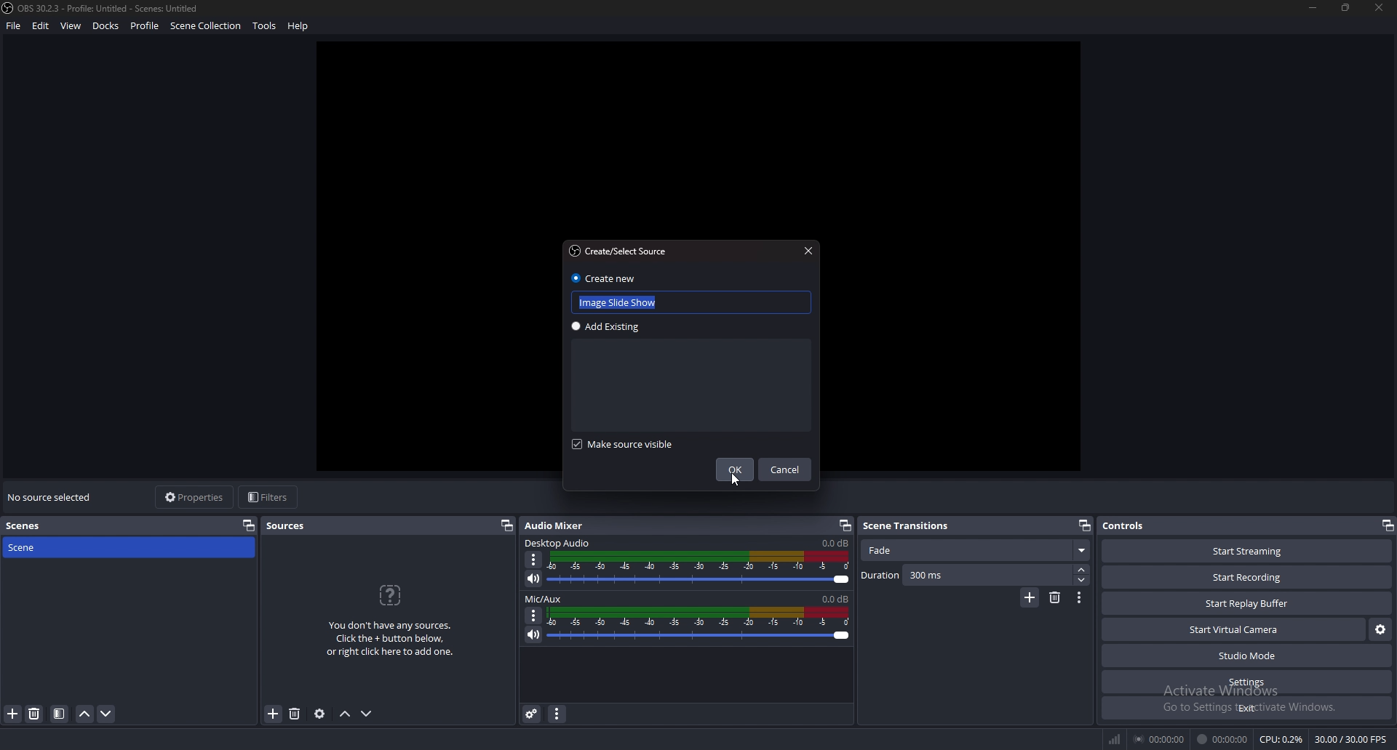  I want to click on properties, so click(195, 498).